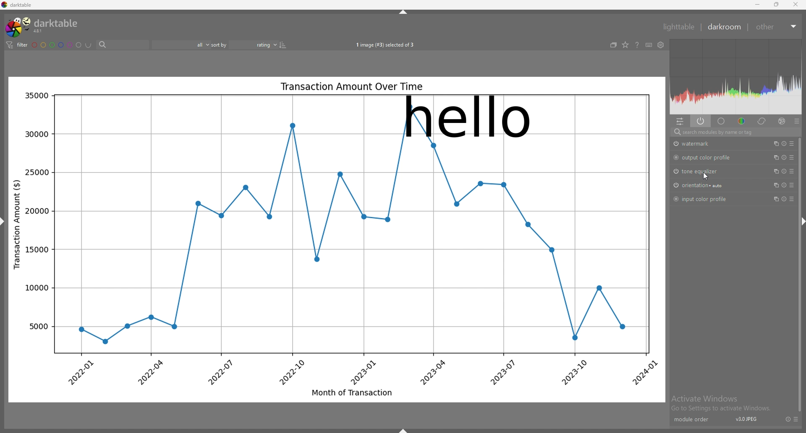 This screenshot has height=433, width=806. Describe the element at coordinates (354, 247) in the screenshot. I see `graph line` at that location.